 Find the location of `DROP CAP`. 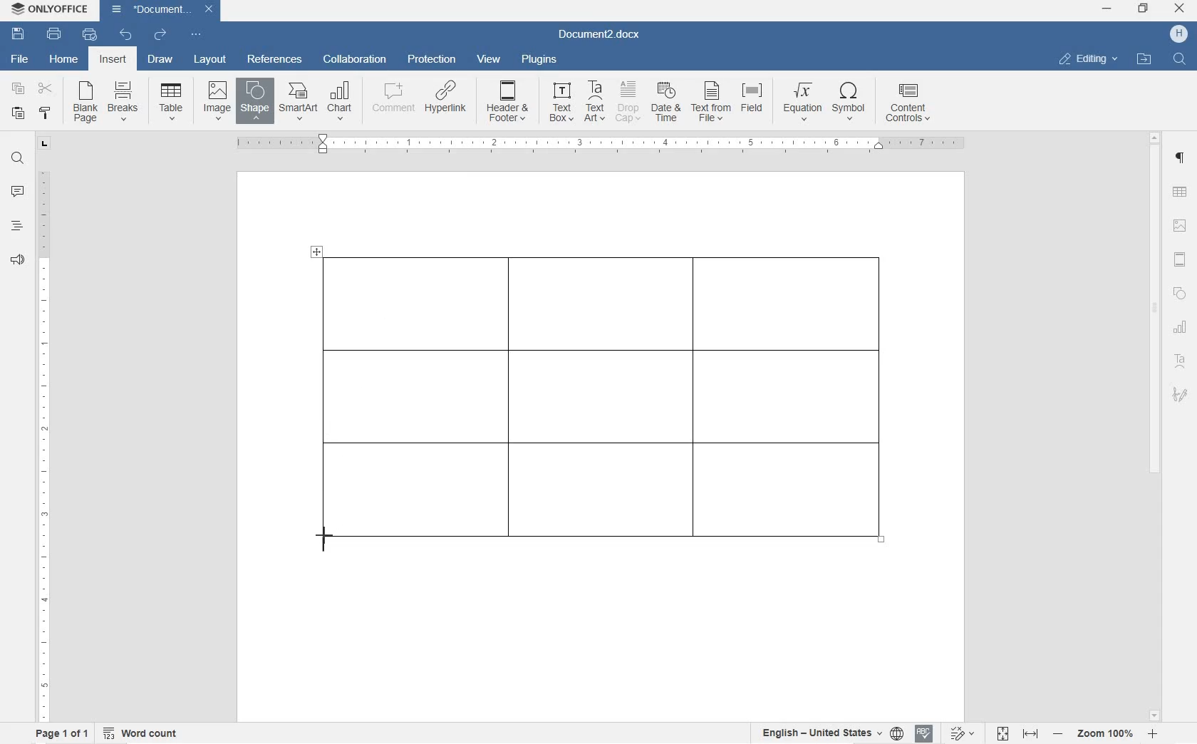

DROP CAP is located at coordinates (629, 103).